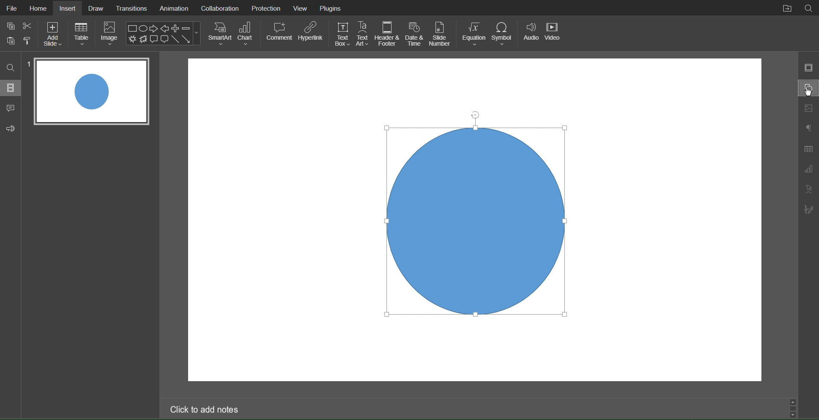 Image resolution: width=819 pixels, height=420 pixels. What do you see at coordinates (10, 7) in the screenshot?
I see `File` at bounding box center [10, 7].